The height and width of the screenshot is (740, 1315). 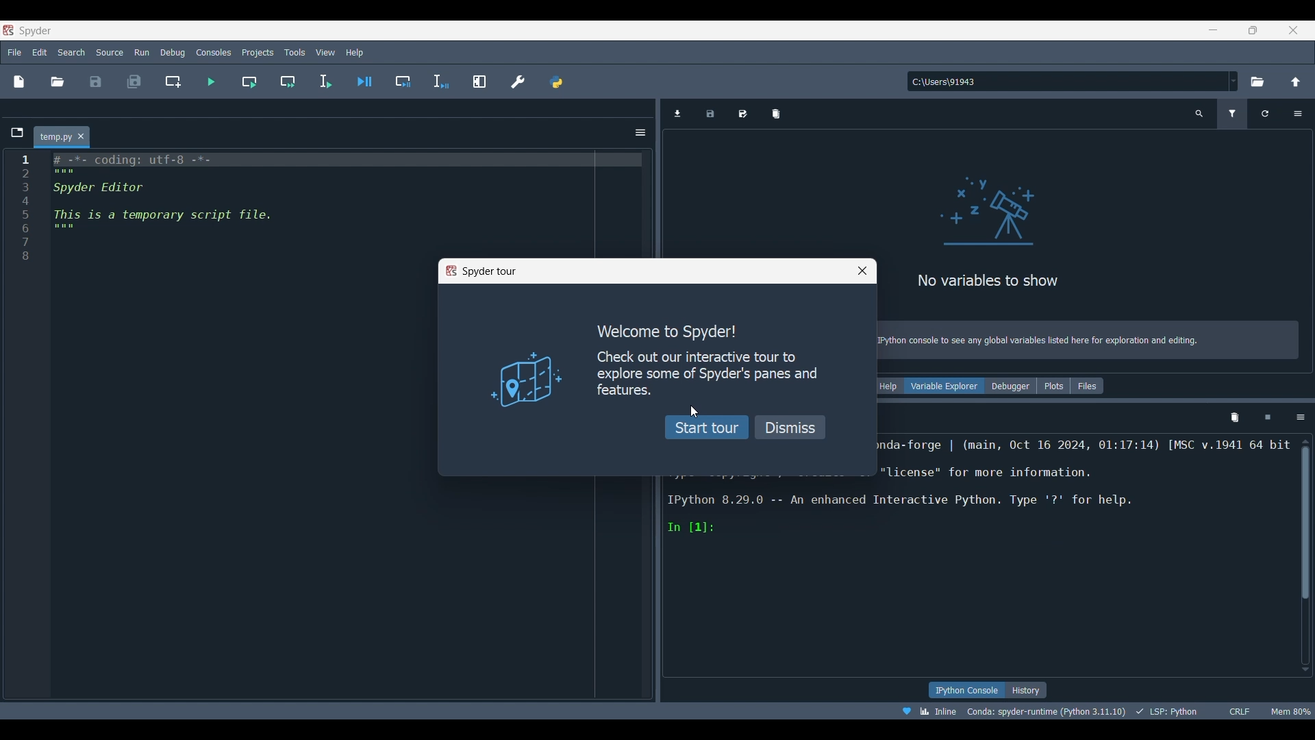 What do you see at coordinates (886, 386) in the screenshot?
I see `help` at bounding box center [886, 386].